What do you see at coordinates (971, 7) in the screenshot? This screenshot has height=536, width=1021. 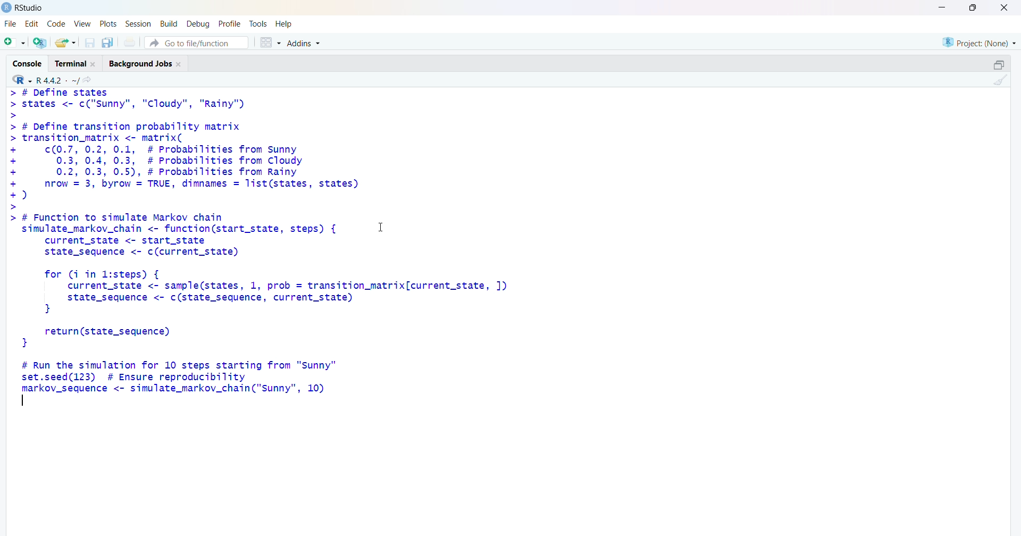 I see `maximize` at bounding box center [971, 7].